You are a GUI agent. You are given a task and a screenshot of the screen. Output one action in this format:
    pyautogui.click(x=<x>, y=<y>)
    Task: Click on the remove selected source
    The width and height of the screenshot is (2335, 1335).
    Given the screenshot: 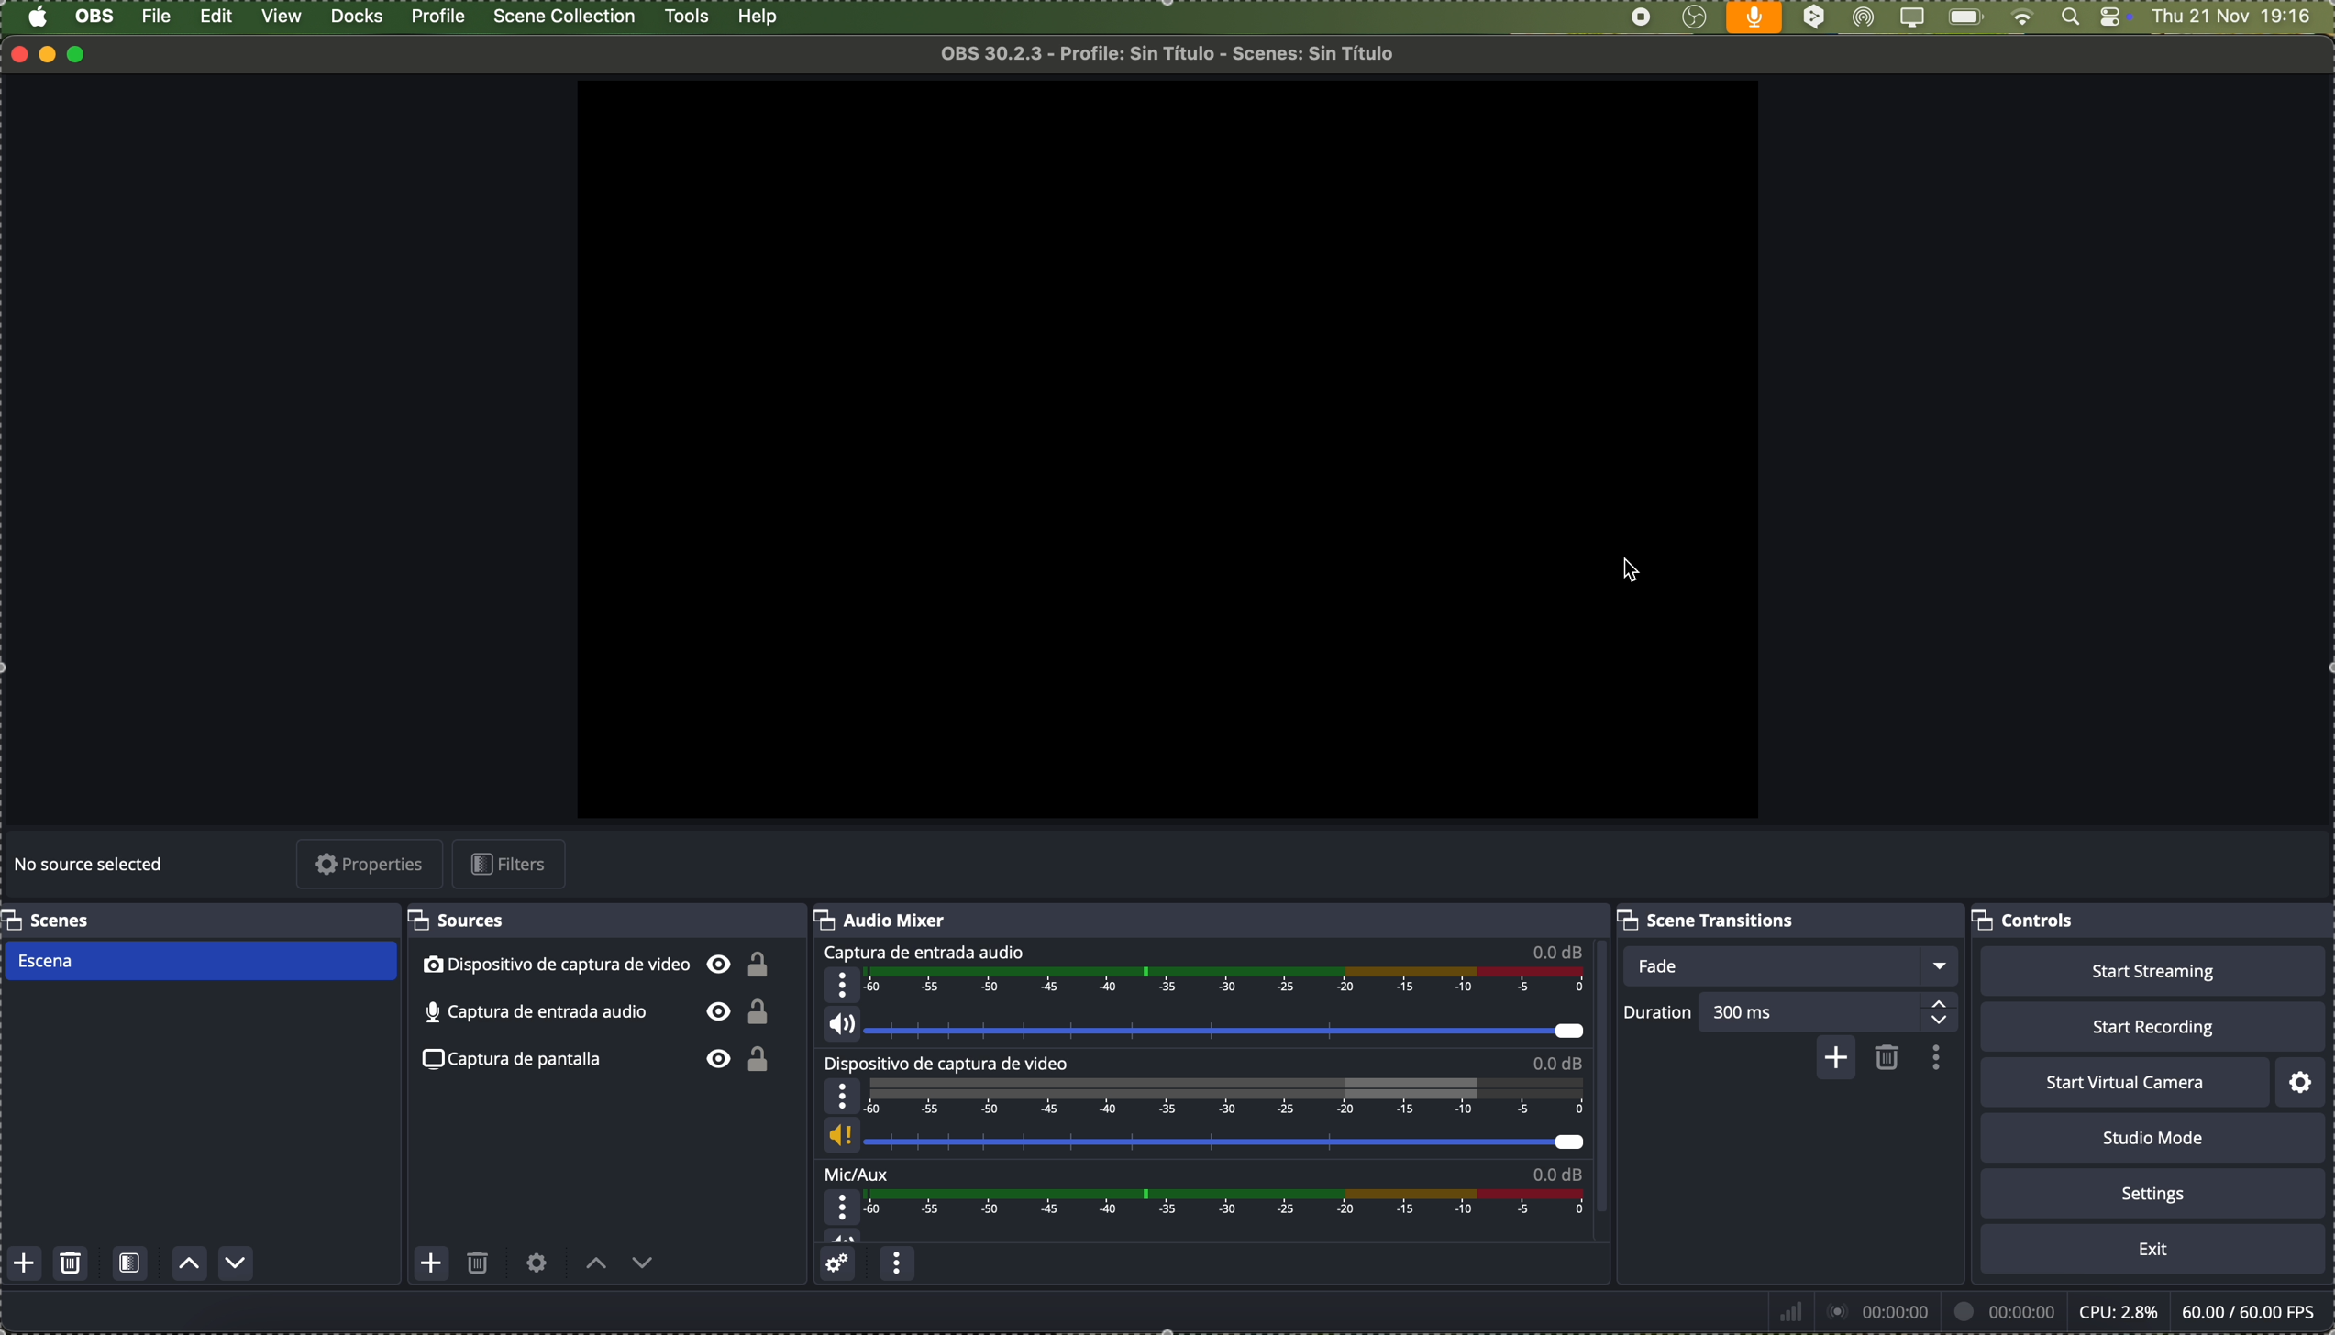 What is the action you would take?
    pyautogui.click(x=480, y=1267)
    